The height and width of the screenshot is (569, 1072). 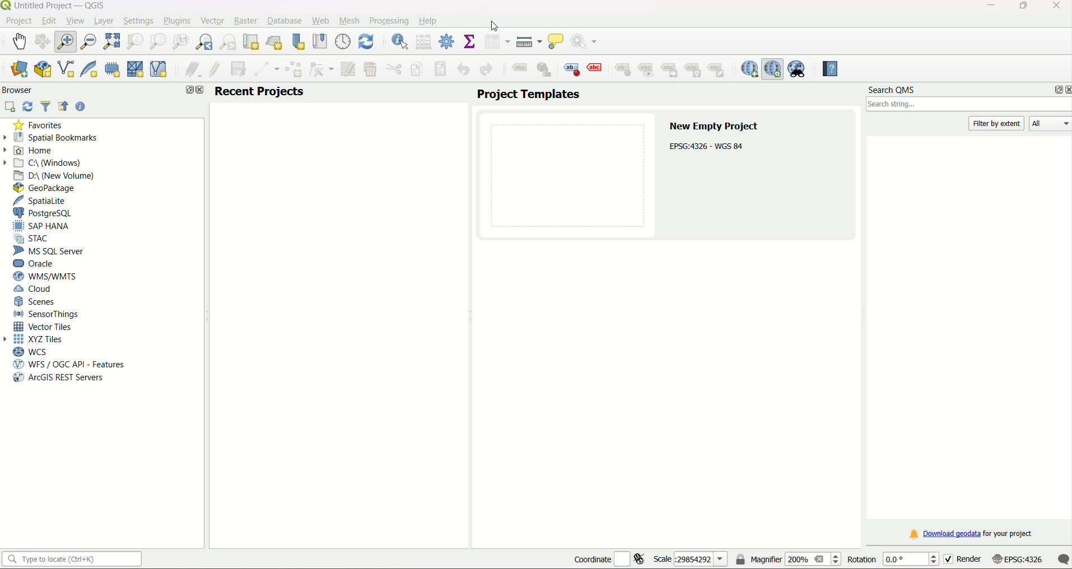 What do you see at coordinates (46, 327) in the screenshot?
I see `Vector Tiles` at bounding box center [46, 327].